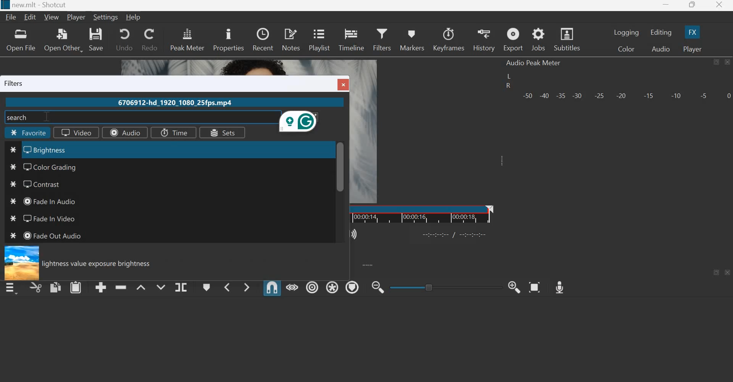 The image size is (733, 382). What do you see at coordinates (221, 133) in the screenshot?
I see `Sets` at bounding box center [221, 133].